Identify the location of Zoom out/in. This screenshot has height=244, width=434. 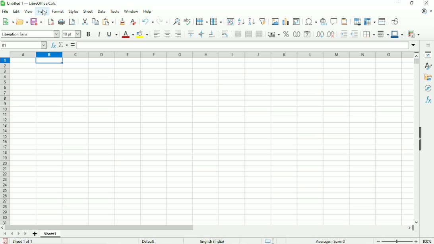
(397, 240).